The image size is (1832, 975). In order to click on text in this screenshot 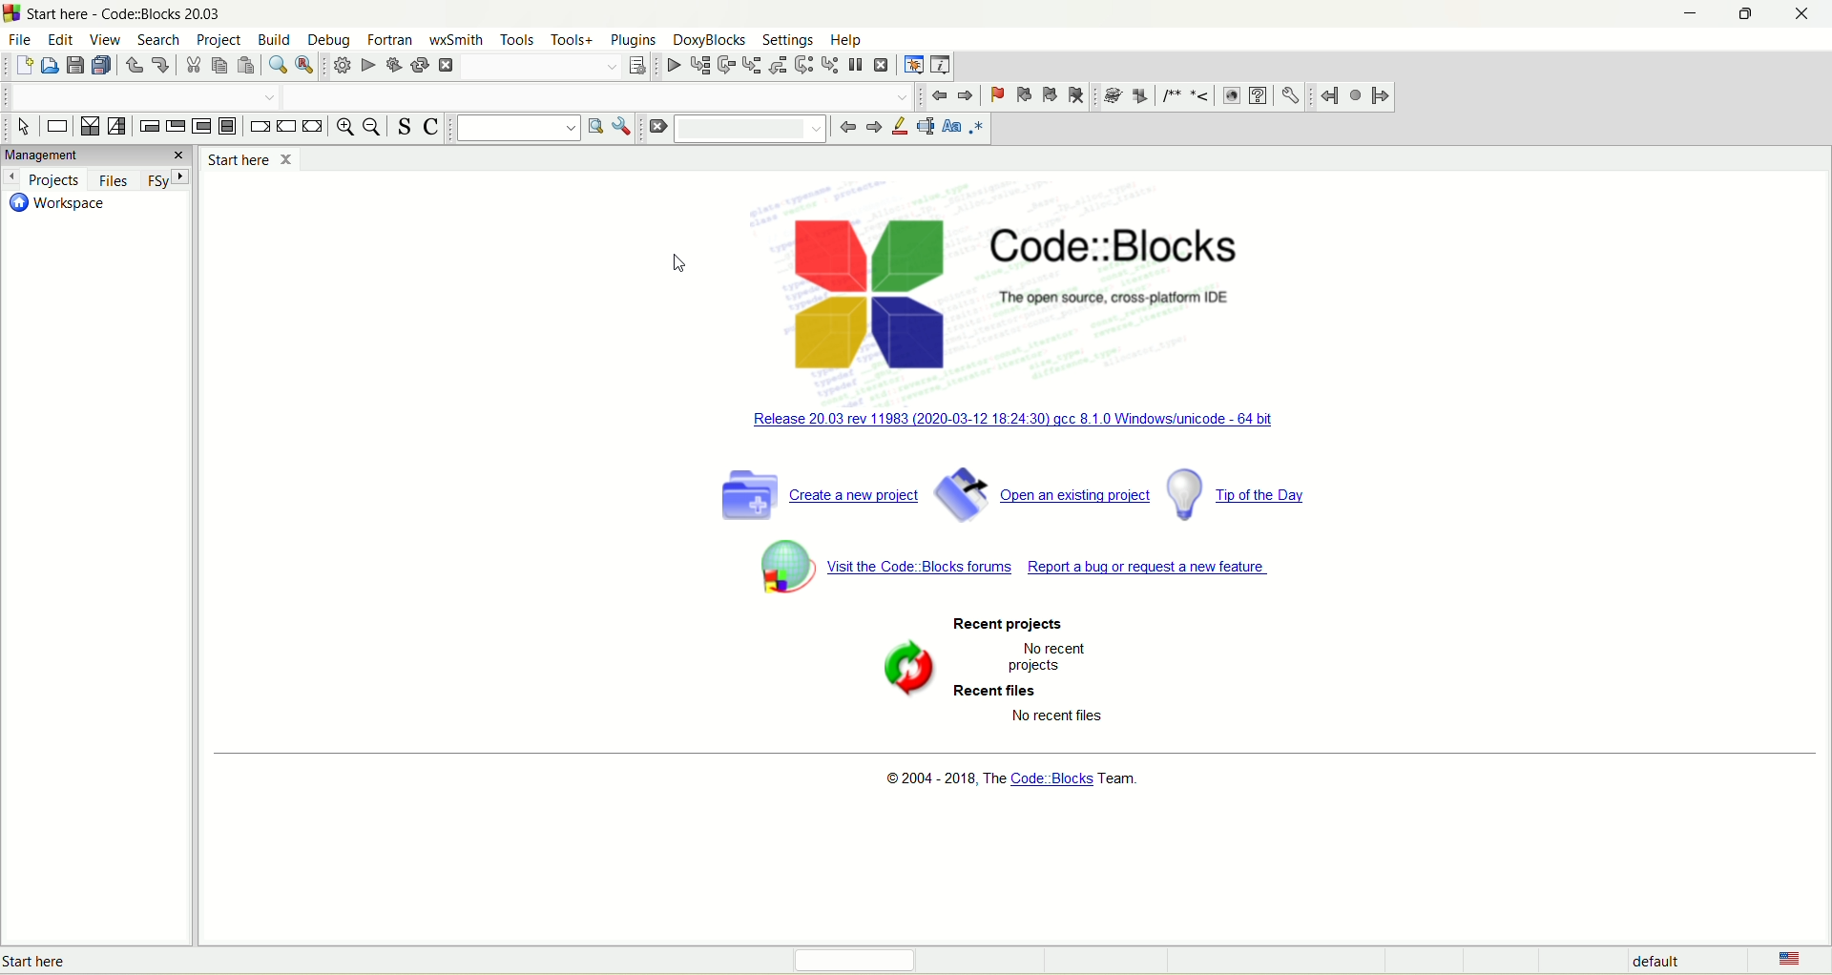, I will do `click(46, 962)`.